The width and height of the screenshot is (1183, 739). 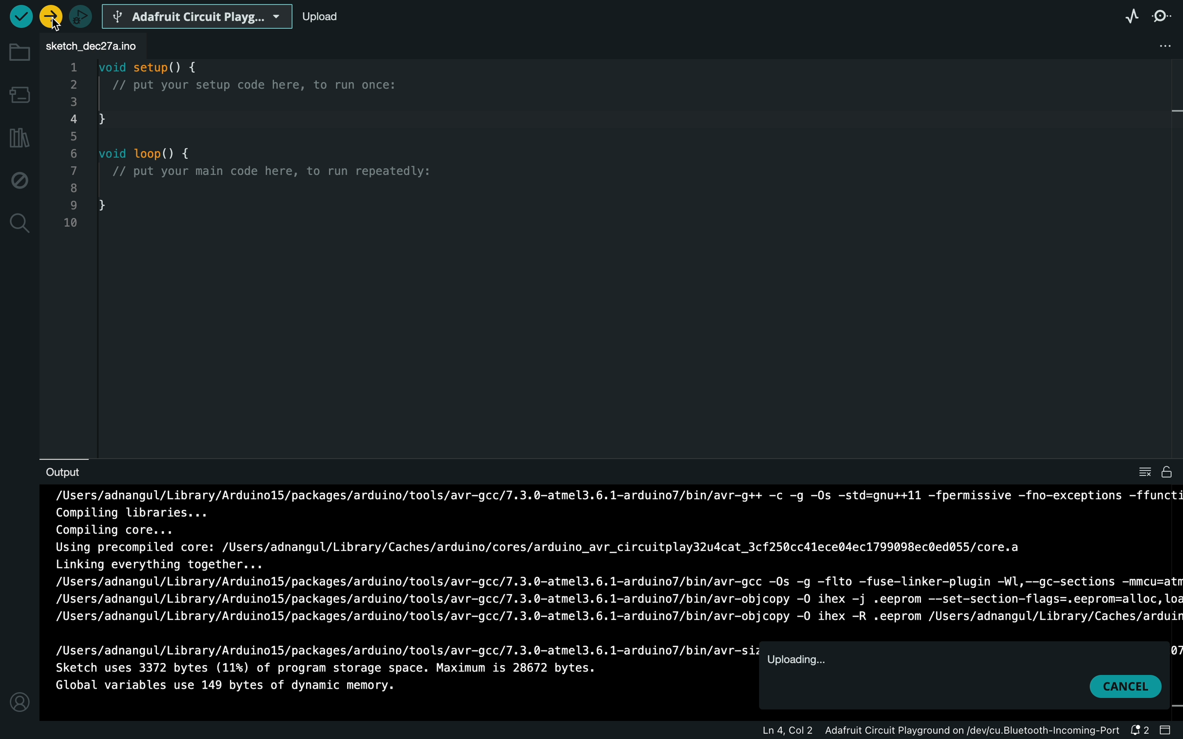 What do you see at coordinates (323, 16) in the screenshot?
I see `upload` at bounding box center [323, 16].